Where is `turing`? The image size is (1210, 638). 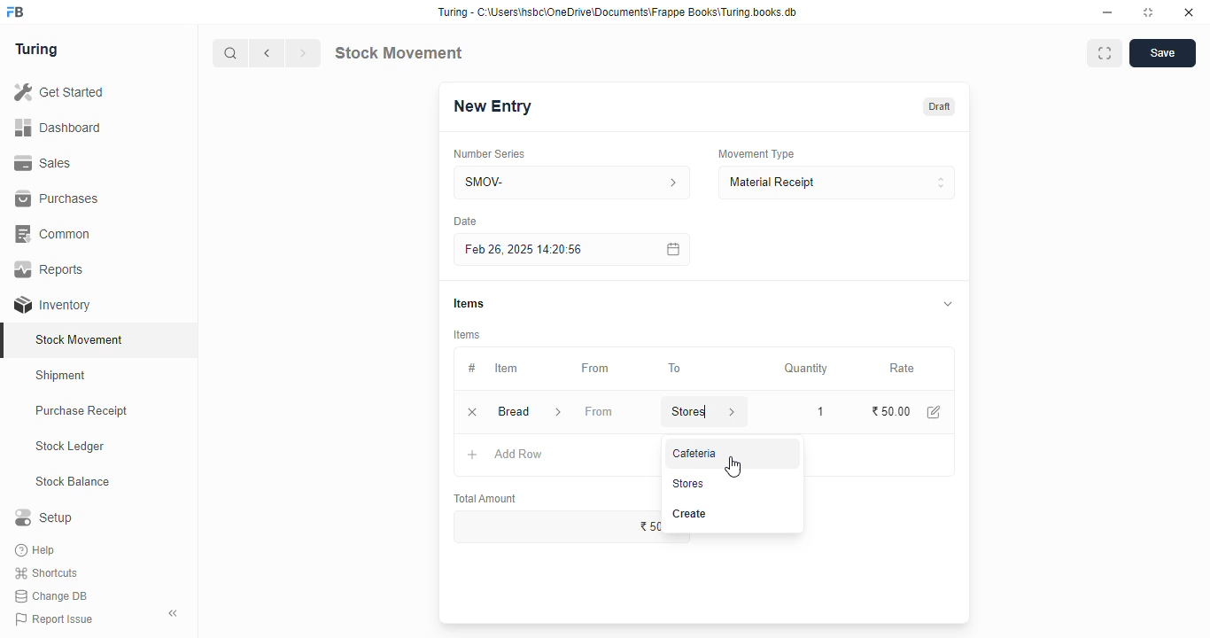
turing is located at coordinates (37, 50).